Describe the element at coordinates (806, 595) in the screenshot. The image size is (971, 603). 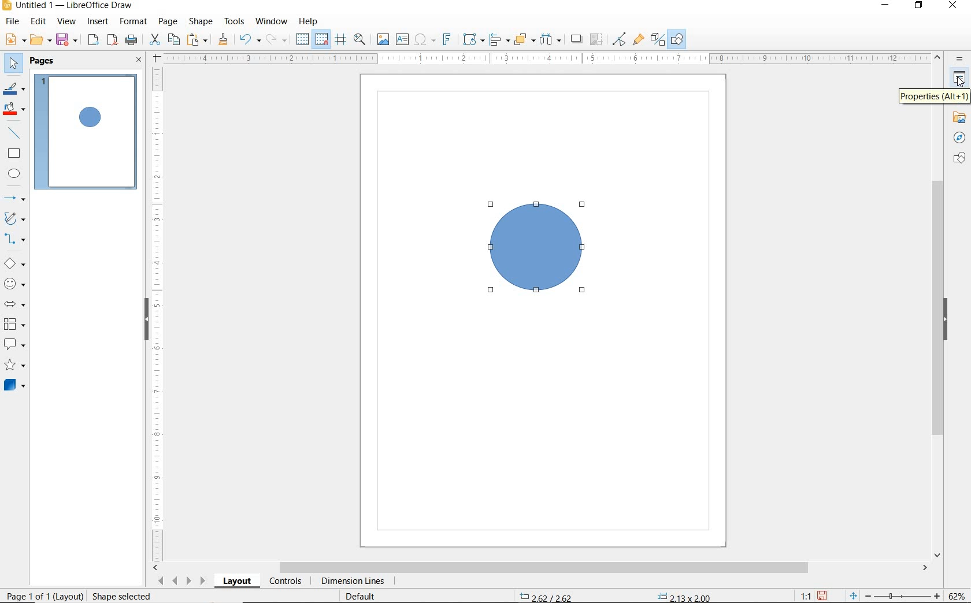
I see `1:1` at that location.